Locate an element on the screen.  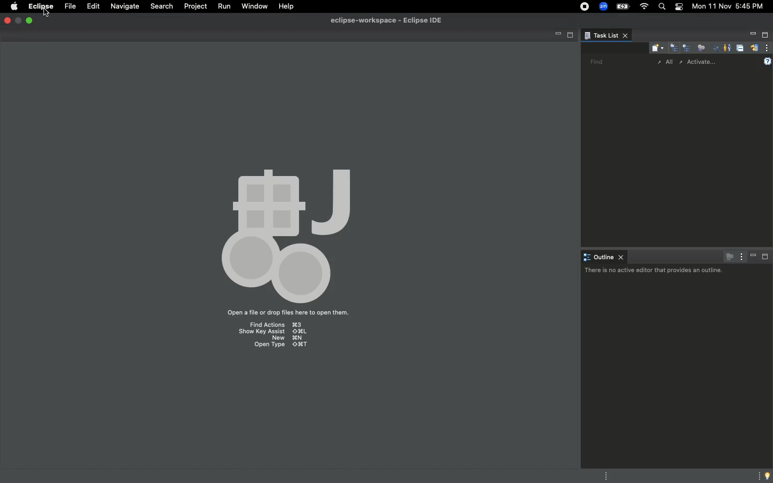
Scheduled is located at coordinates (686, 47).